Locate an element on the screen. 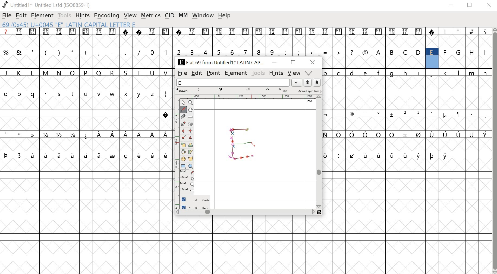  hints is located at coordinates (276, 73).